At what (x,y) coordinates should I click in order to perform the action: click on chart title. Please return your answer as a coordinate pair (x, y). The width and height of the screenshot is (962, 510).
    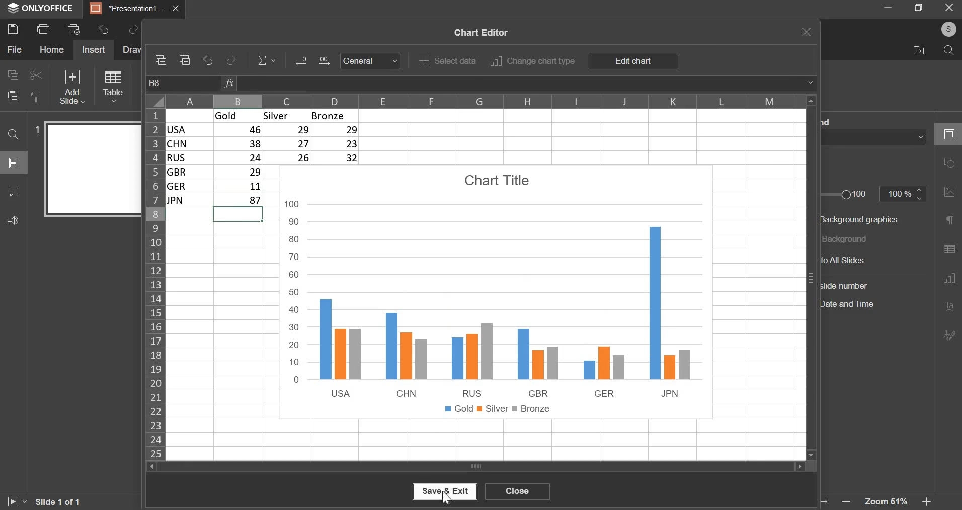
    Looking at the image, I should click on (498, 182).